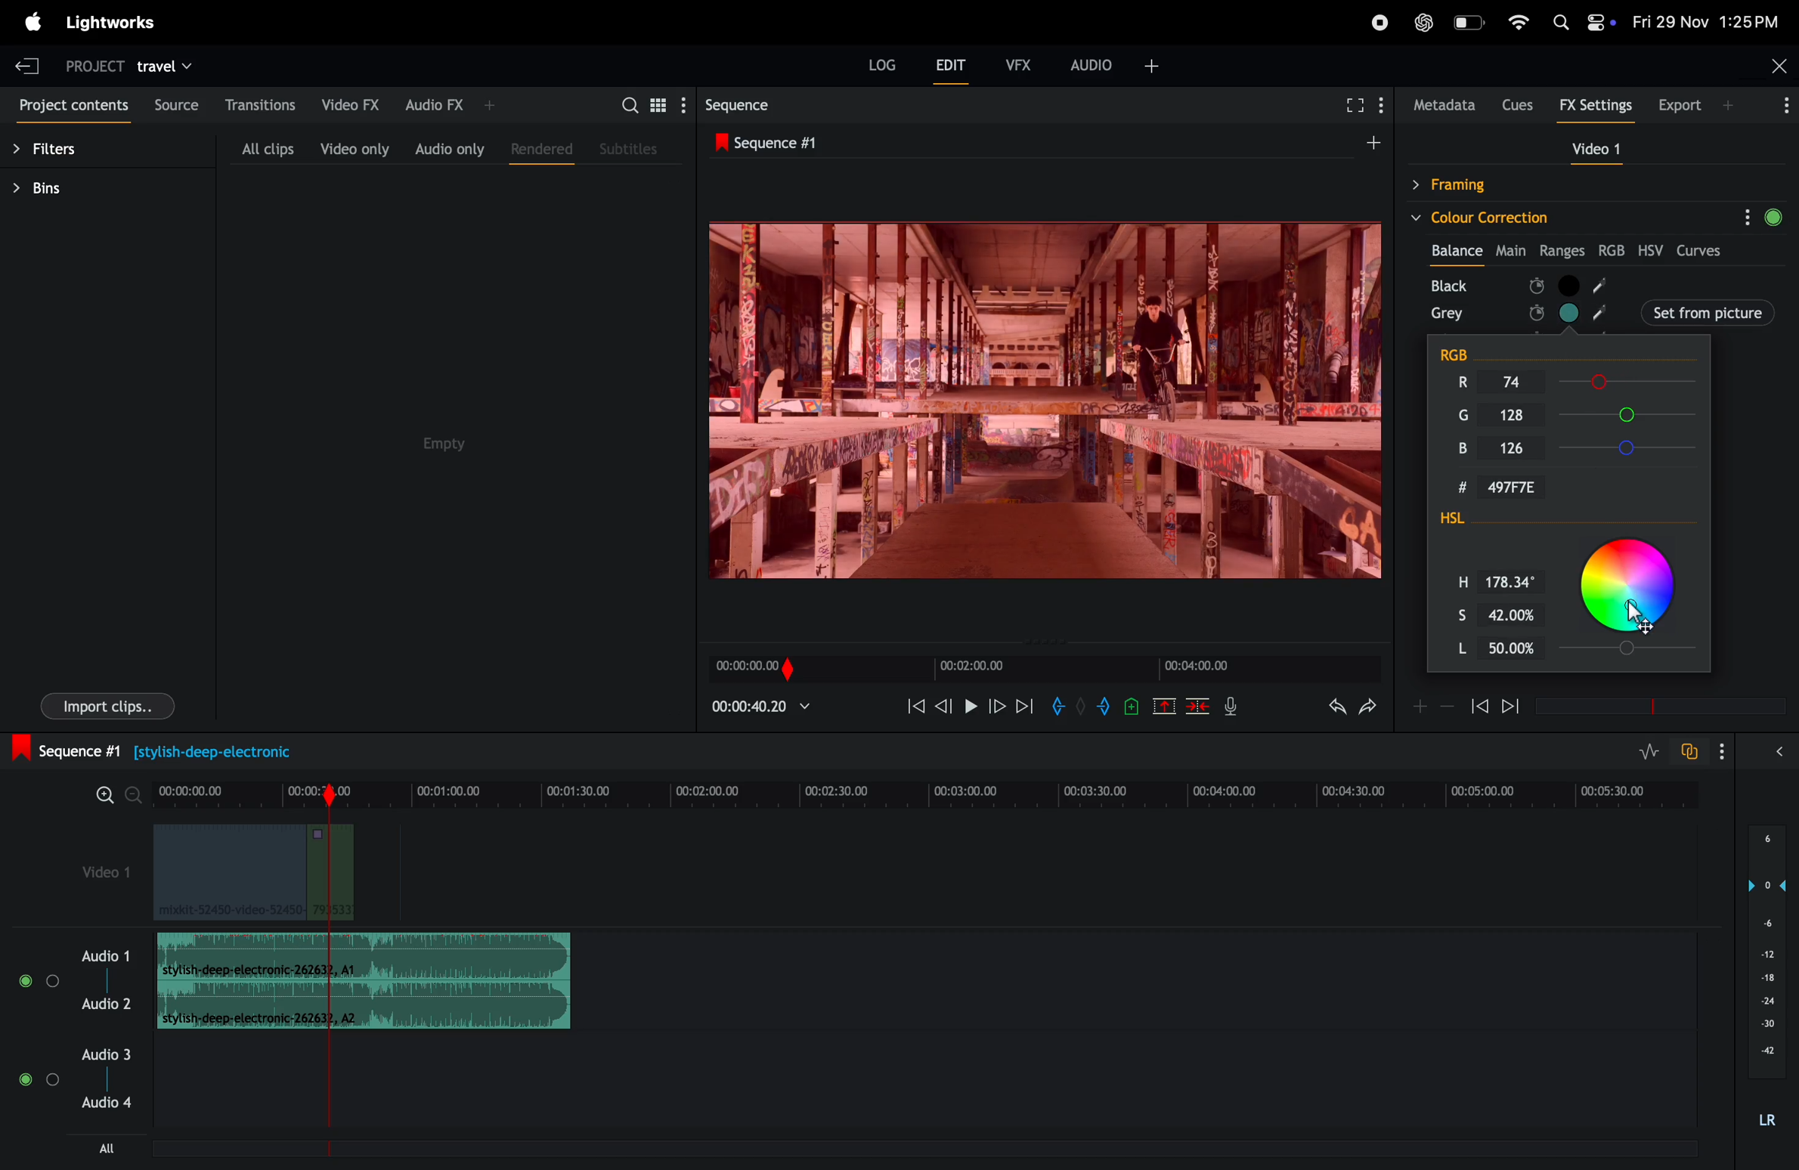  What do you see at coordinates (119, 795) in the screenshot?
I see `zoom in zoom out` at bounding box center [119, 795].